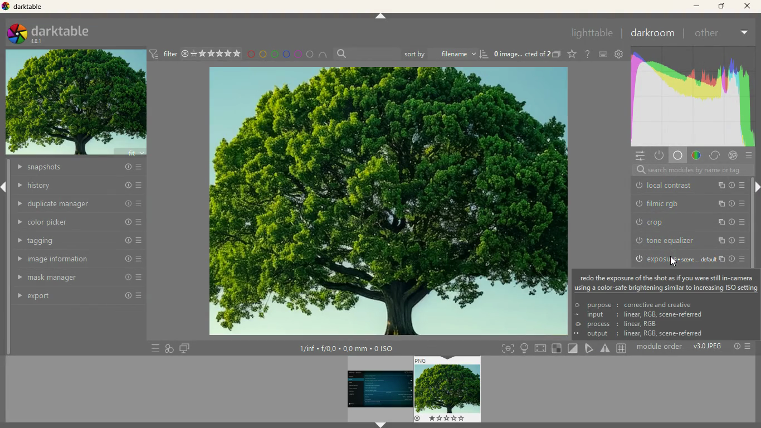  I want to click on color picker, so click(80, 222).